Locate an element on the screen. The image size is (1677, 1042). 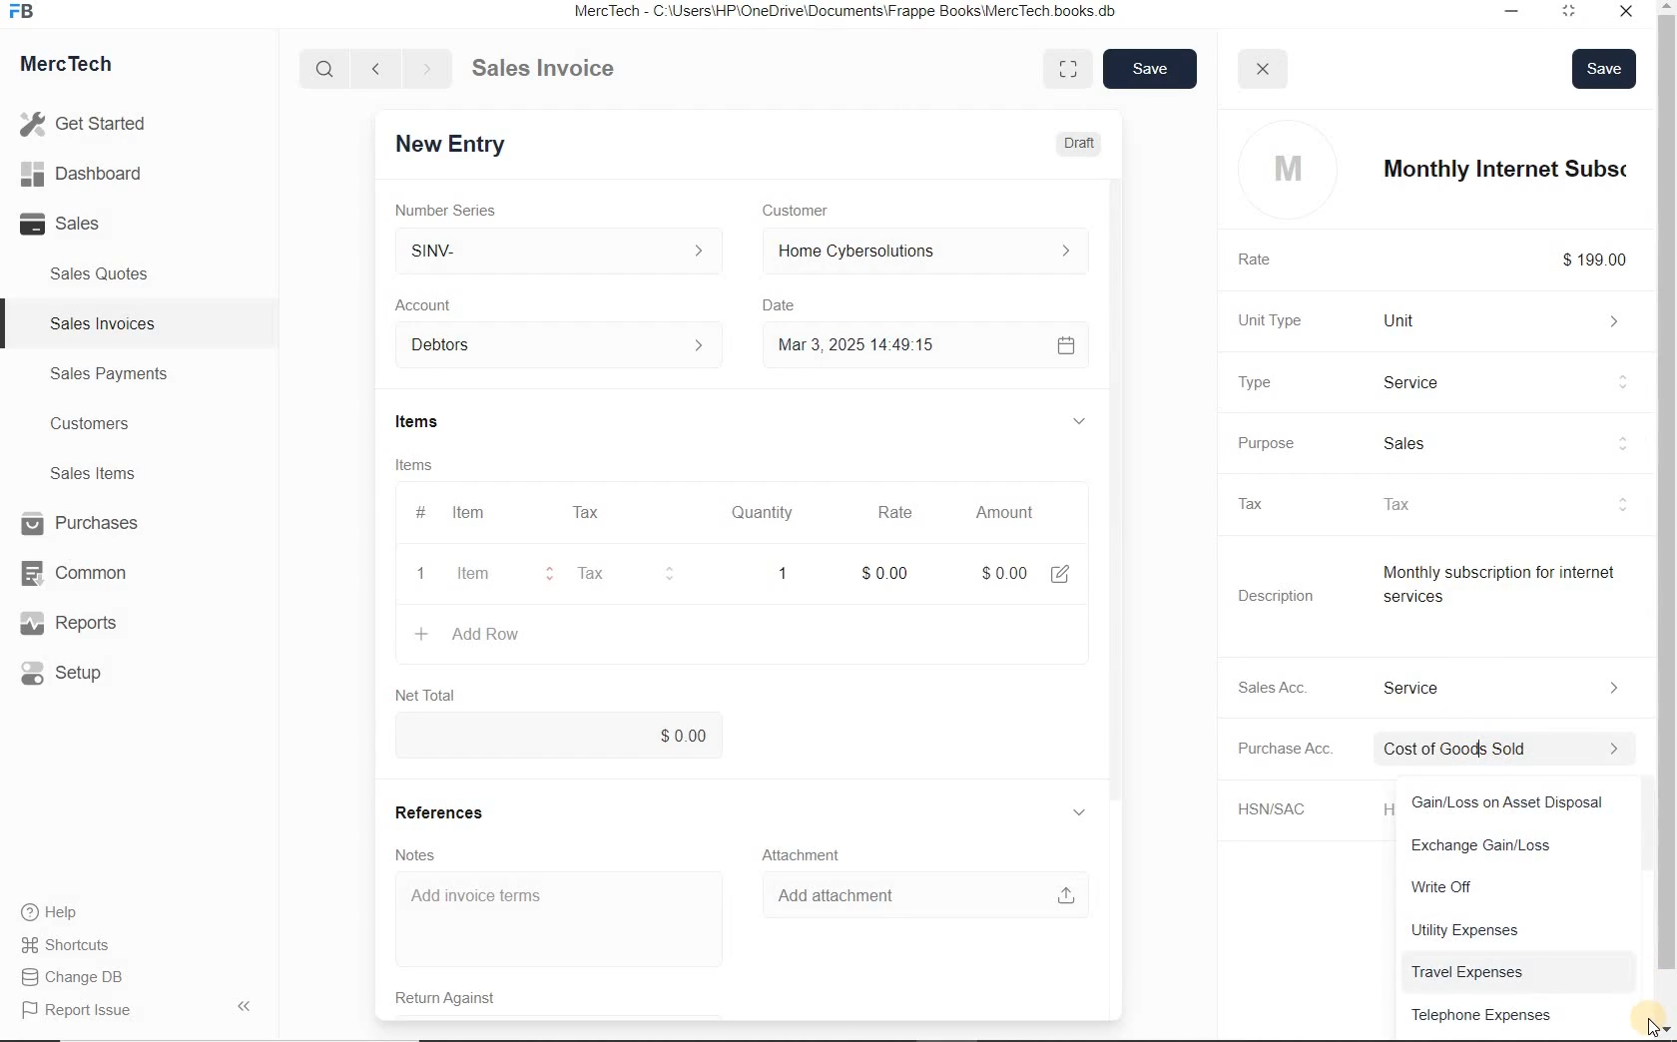
Rate is located at coordinates (1271, 260).